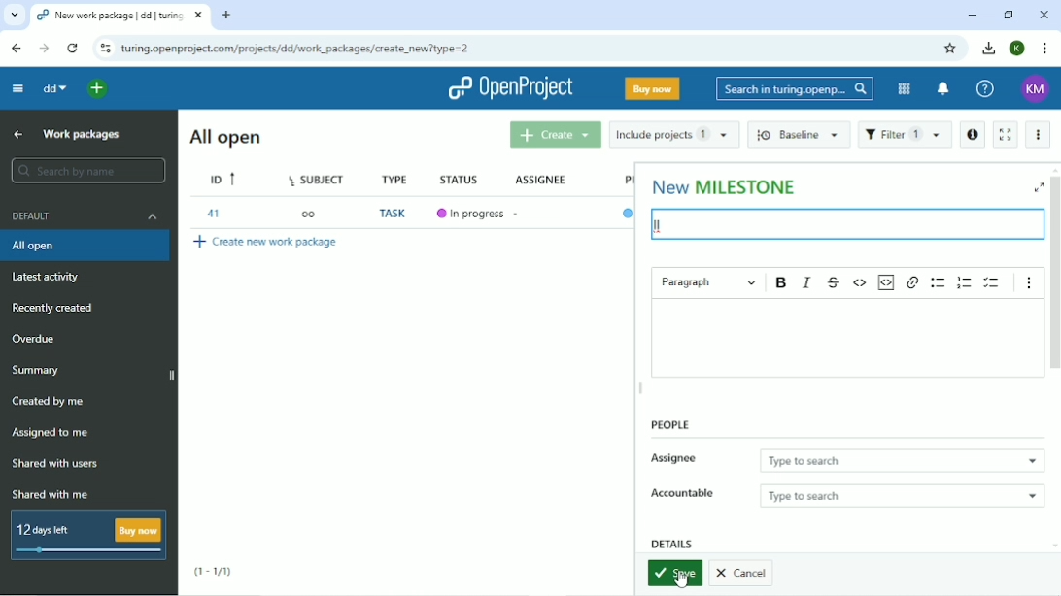 The width and height of the screenshot is (1061, 596). Describe the element at coordinates (1029, 282) in the screenshot. I see `Show more items` at that location.